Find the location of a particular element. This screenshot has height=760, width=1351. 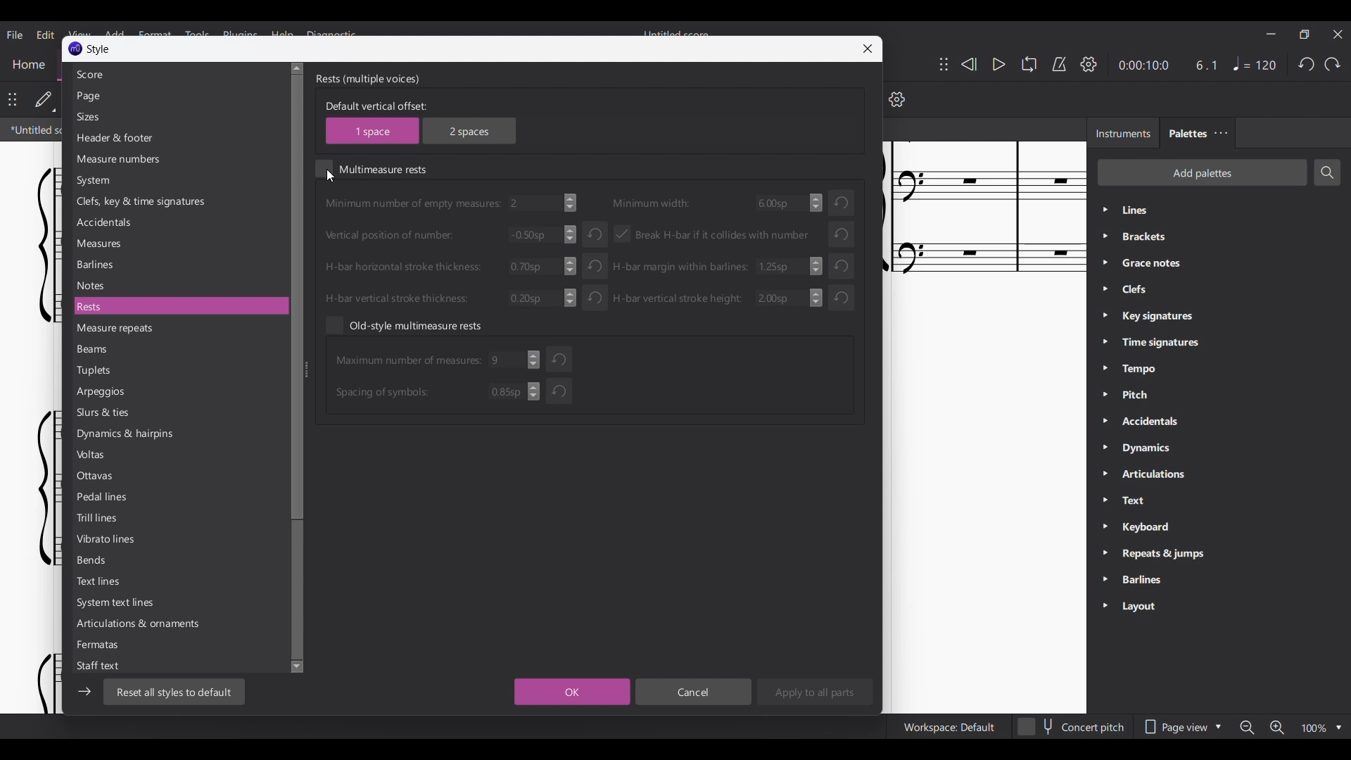

Input max. number of Spacing of symbols is located at coordinates (429, 392).